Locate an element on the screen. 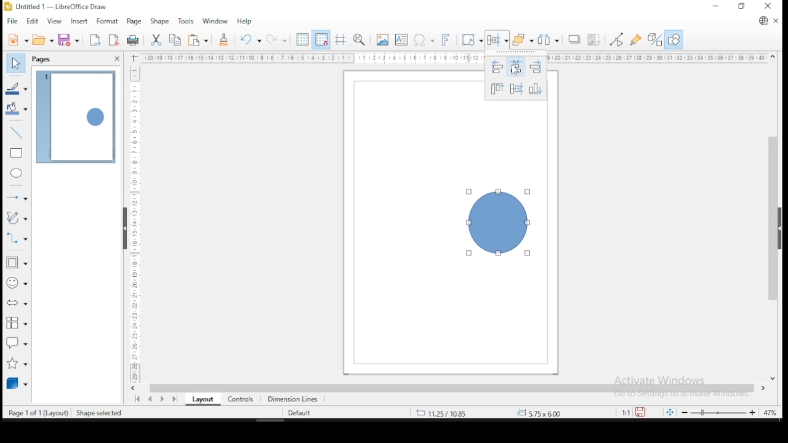 This screenshot has height=443, width=788. shape is located at coordinates (159, 22).